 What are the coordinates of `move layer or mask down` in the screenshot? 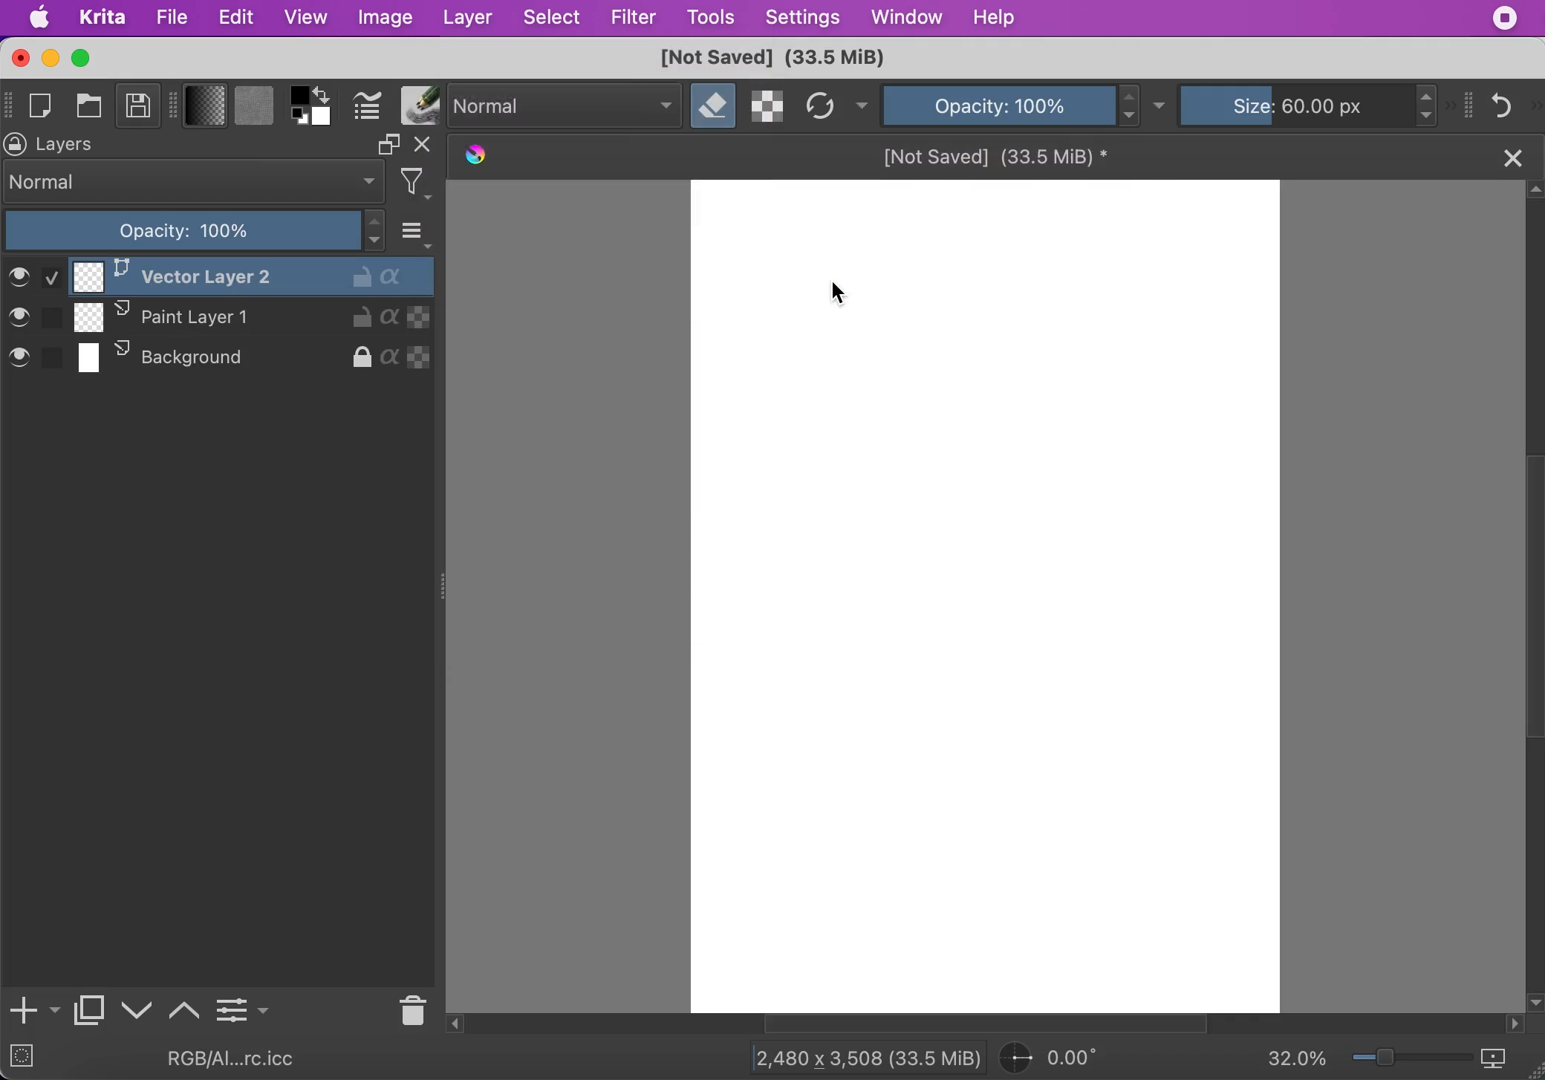 It's located at (137, 1011).